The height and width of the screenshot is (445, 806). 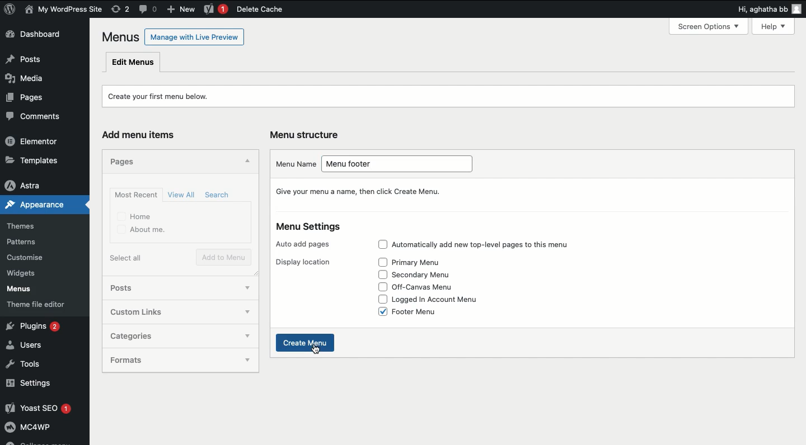 I want to click on Hi, agatha bb, so click(x=760, y=11).